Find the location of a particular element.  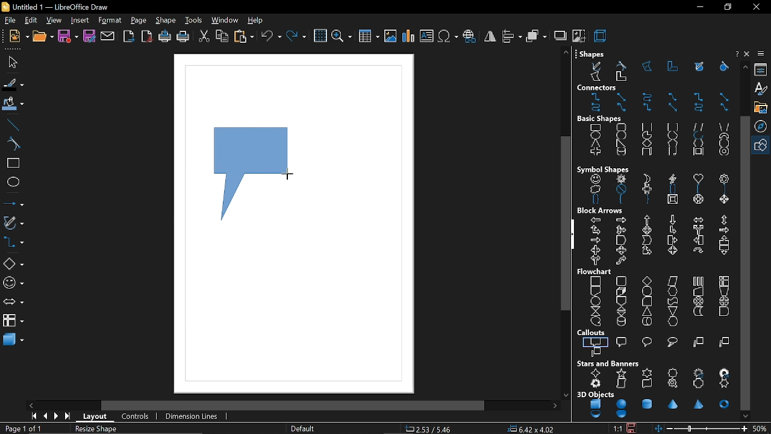

octagon bevel is located at coordinates (699, 200).